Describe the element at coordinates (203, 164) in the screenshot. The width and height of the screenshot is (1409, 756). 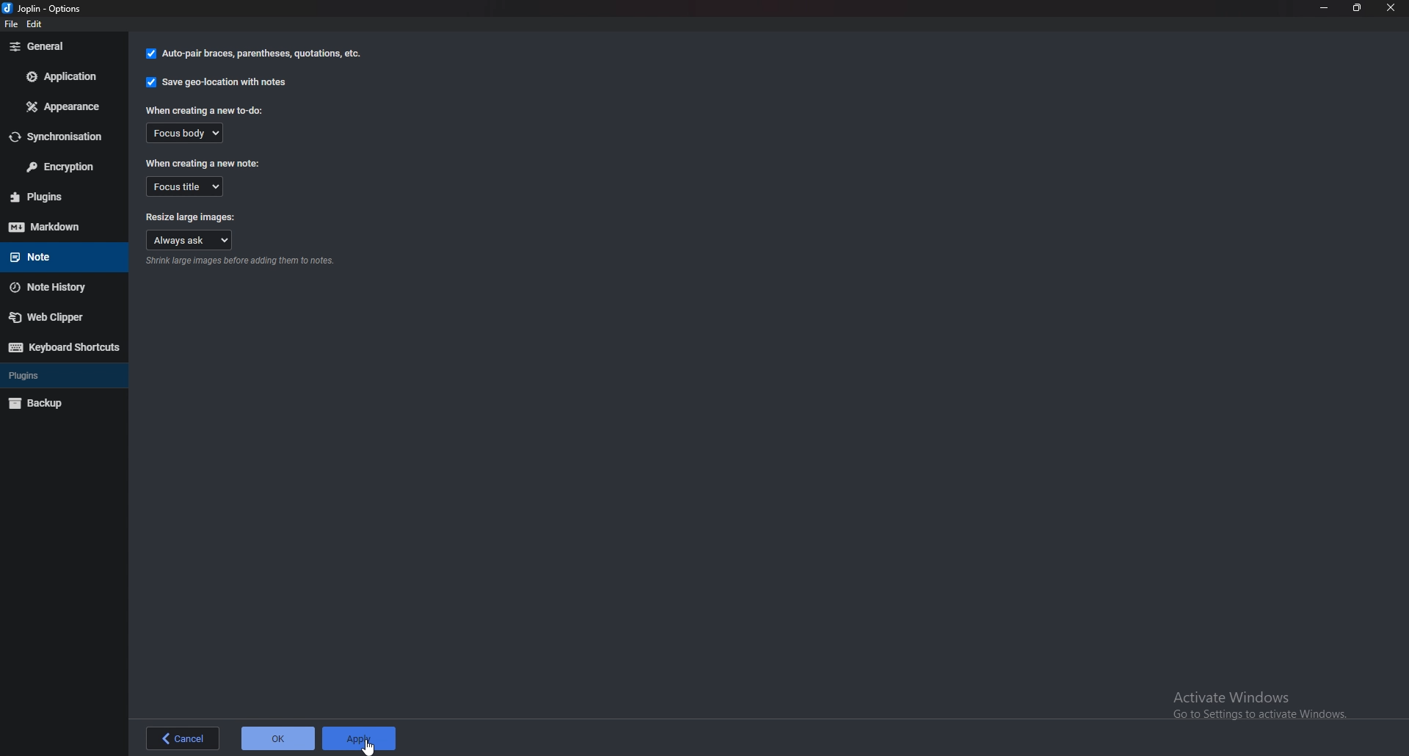
I see `When creating a new note` at that location.